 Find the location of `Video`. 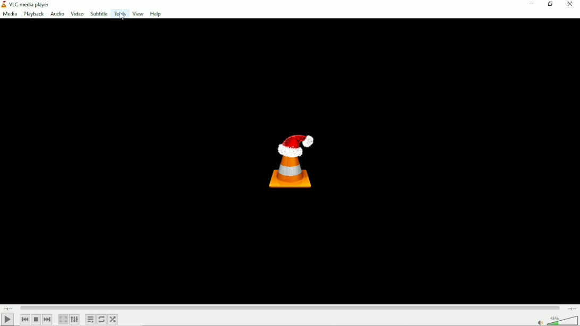

Video is located at coordinates (77, 13).